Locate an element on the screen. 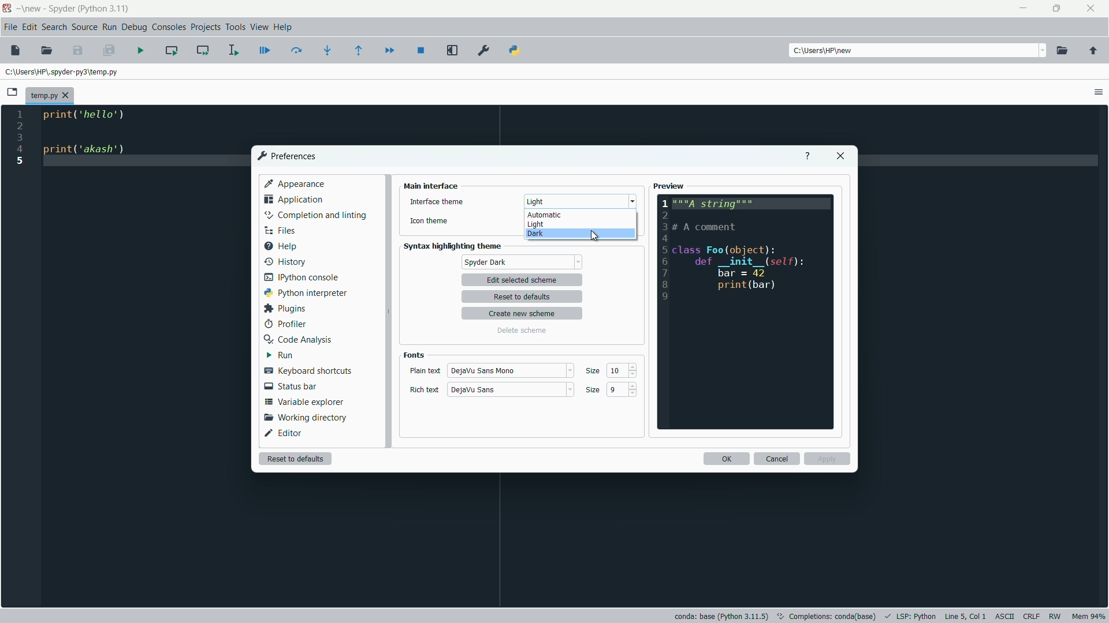 This screenshot has height=623, width=1109. edit selected scheme is located at coordinates (522, 280).